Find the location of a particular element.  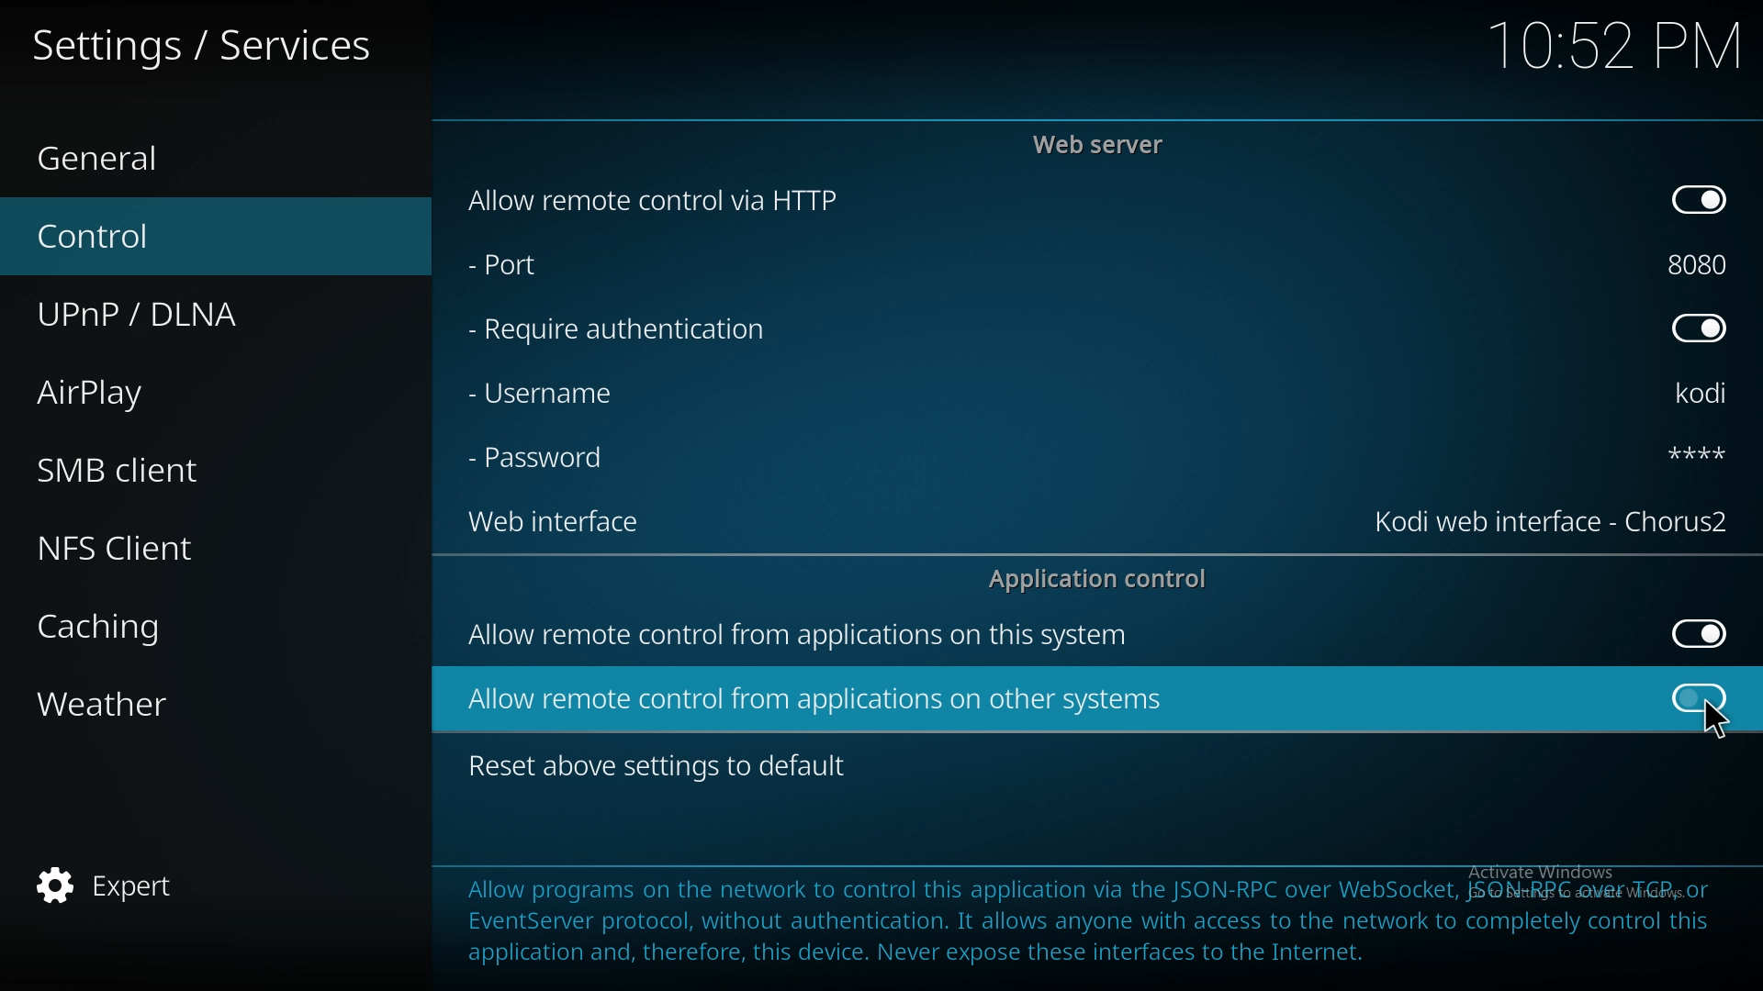

allow remote control from apps on other systems is located at coordinates (819, 699).